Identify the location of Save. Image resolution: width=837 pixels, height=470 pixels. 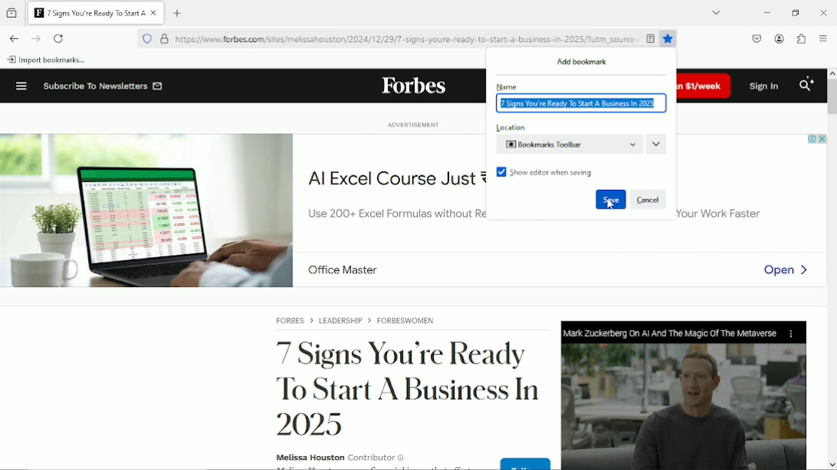
(610, 200).